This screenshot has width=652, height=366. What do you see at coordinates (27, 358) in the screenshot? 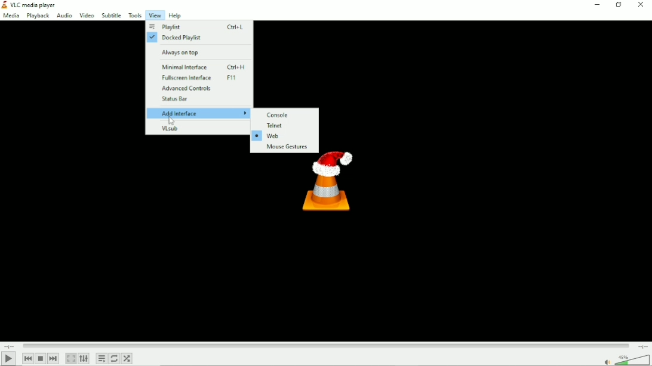
I see `Previous` at bounding box center [27, 358].